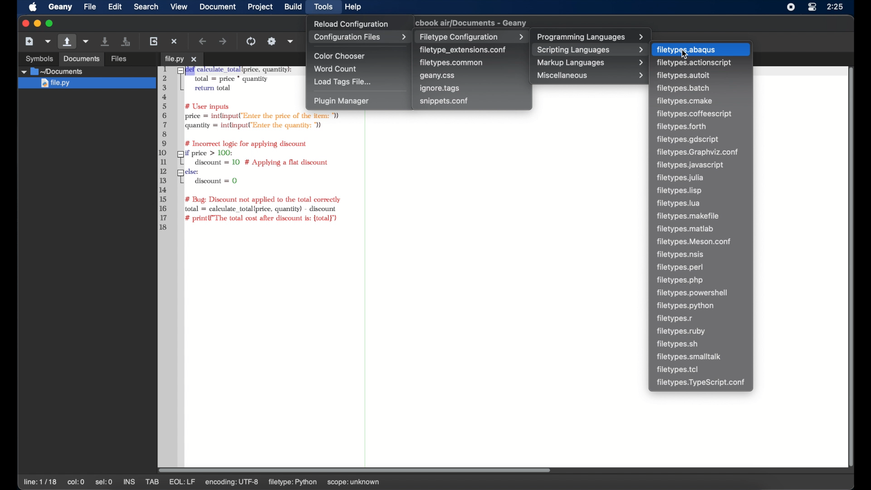  I want to click on , so click(81, 59).